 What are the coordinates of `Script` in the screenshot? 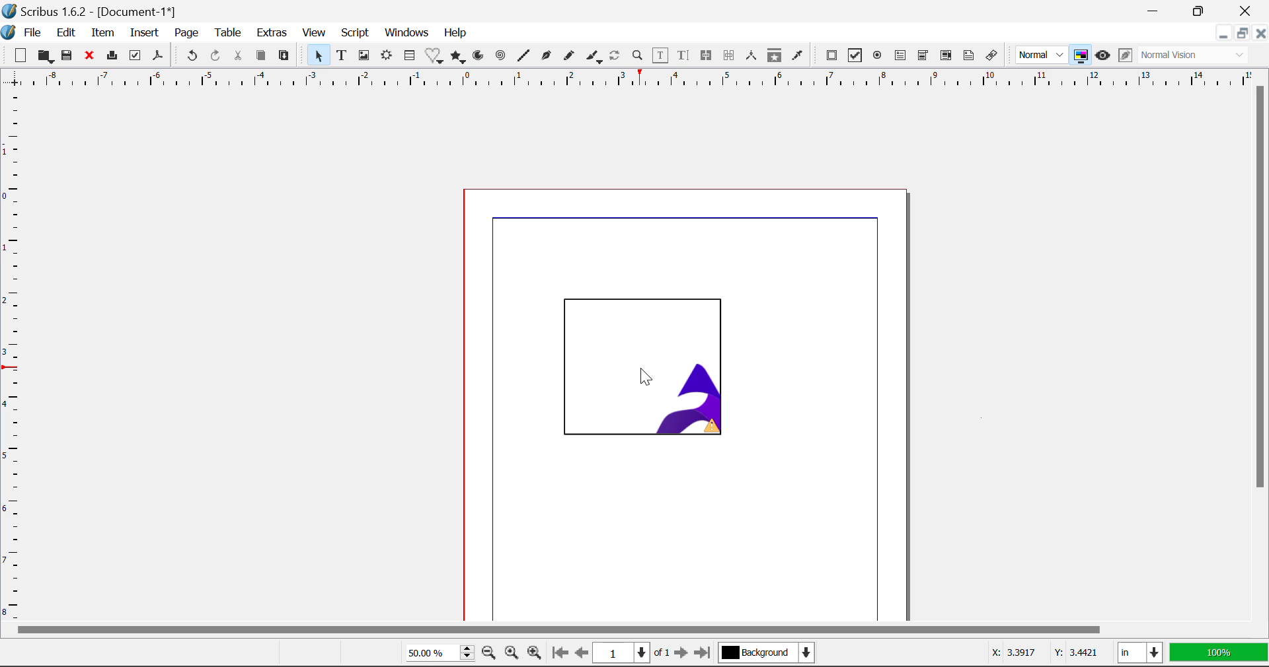 It's located at (354, 33).